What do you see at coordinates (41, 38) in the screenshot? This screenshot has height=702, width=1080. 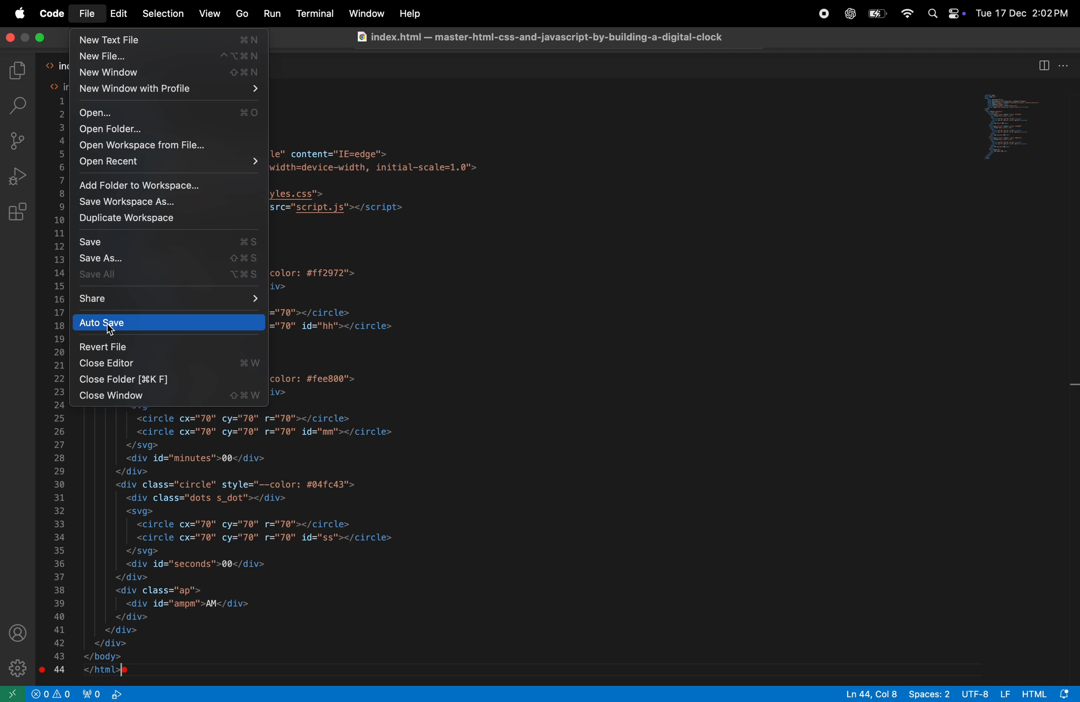 I see `close` at bounding box center [41, 38].